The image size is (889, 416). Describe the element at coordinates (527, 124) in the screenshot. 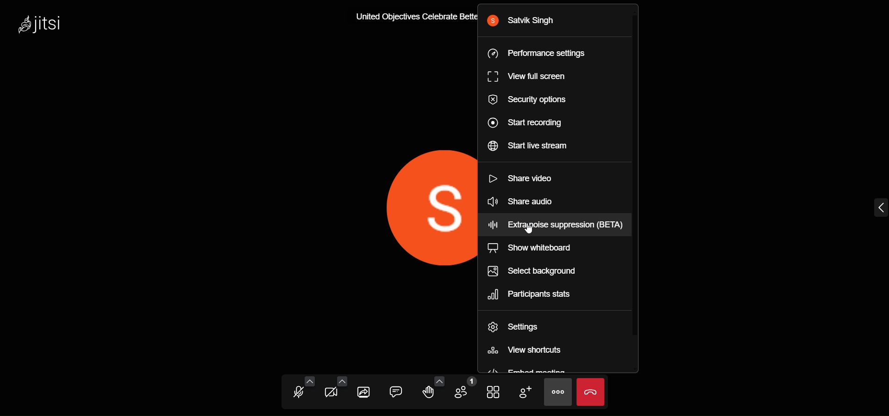

I see `start recording` at that location.